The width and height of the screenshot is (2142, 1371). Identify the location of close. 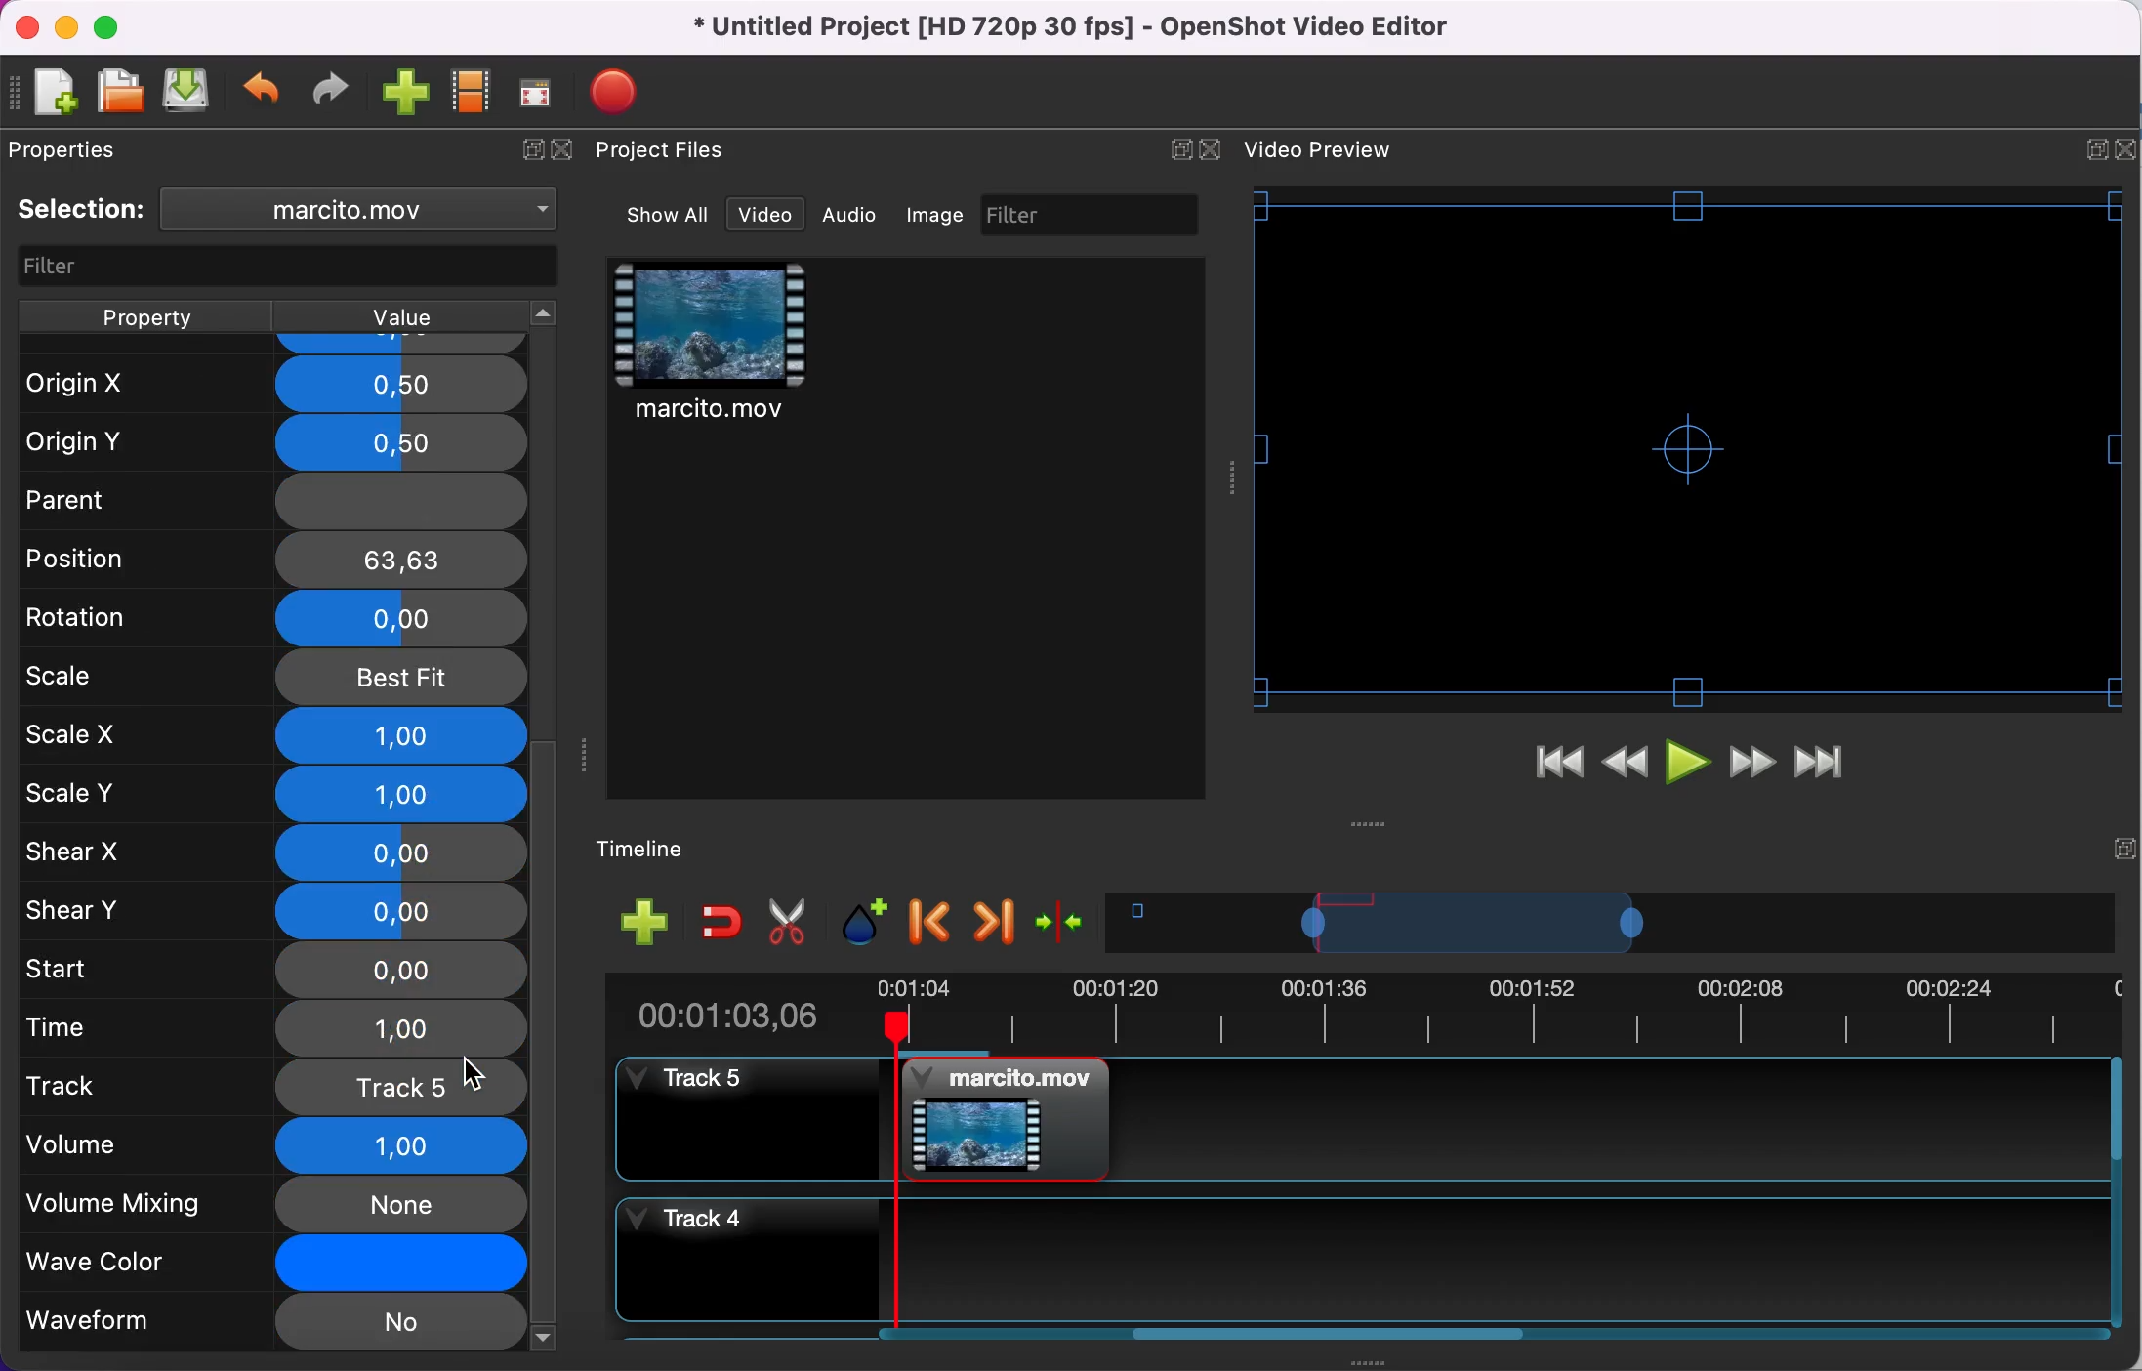
(26, 28).